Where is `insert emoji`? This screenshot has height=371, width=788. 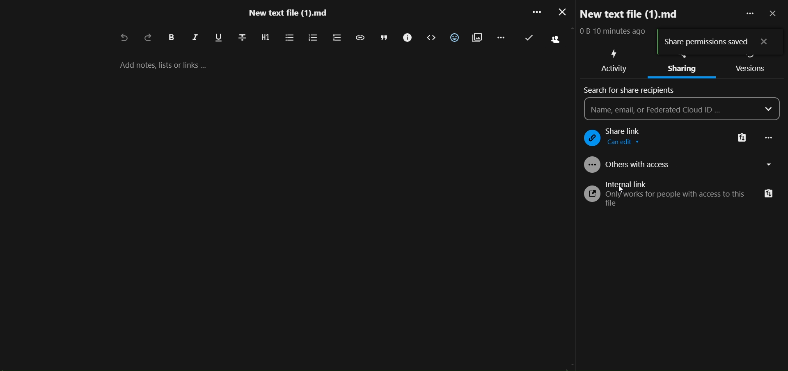
insert emoji is located at coordinates (454, 37).